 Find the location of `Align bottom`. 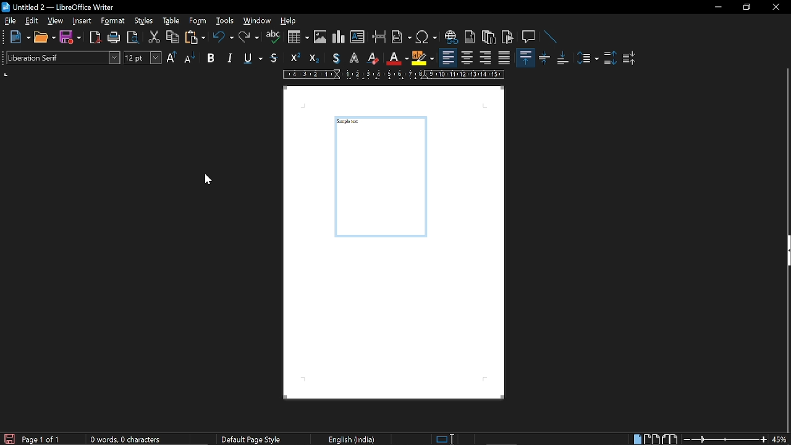

Align bottom is located at coordinates (564, 57).